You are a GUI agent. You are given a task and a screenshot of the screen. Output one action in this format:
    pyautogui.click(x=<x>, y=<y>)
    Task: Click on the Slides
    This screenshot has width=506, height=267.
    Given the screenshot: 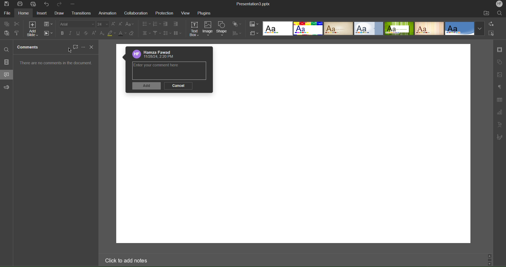 What is the action you would take?
    pyautogui.click(x=7, y=62)
    